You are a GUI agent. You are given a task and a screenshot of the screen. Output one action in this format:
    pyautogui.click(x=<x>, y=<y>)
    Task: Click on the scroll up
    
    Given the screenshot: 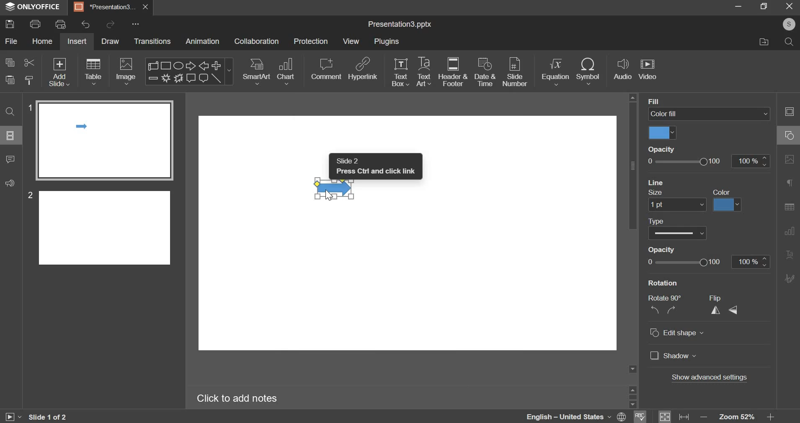 What is the action you would take?
    pyautogui.click(x=632, y=389)
    